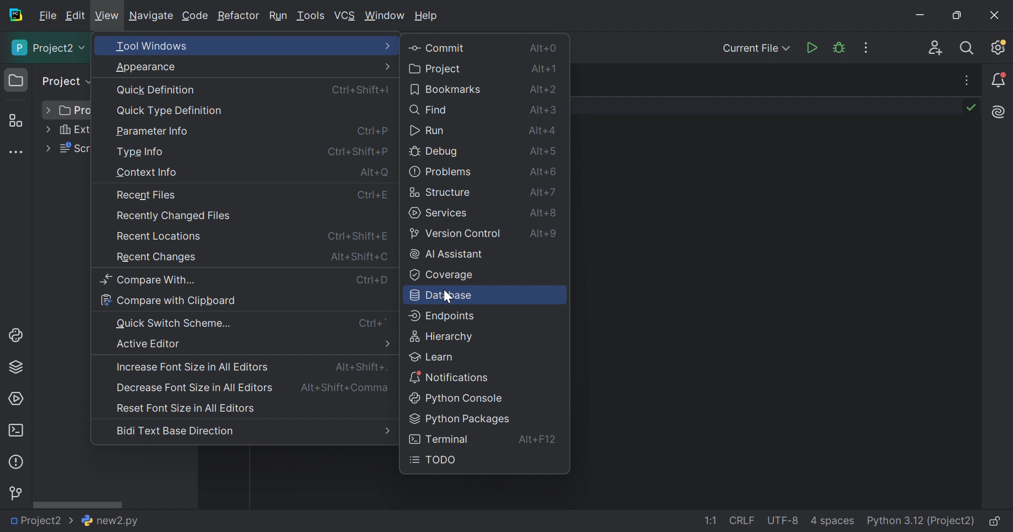 This screenshot has height=532, width=1013. I want to click on Ctrl+E, so click(376, 196).